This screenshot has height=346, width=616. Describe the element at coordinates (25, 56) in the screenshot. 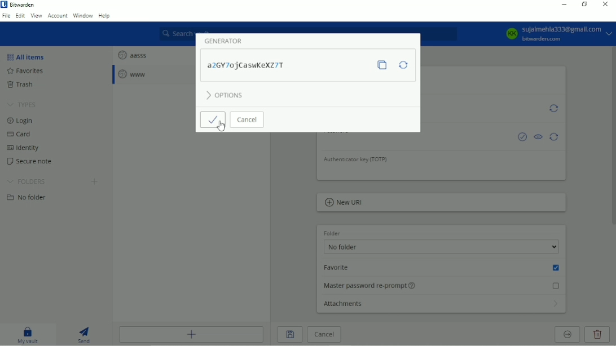

I see `All items` at that location.